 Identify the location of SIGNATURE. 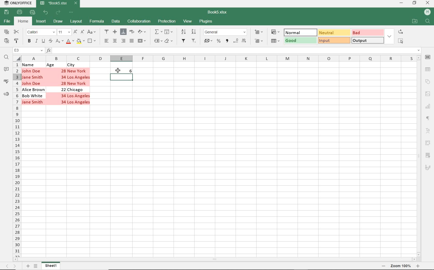
(427, 167).